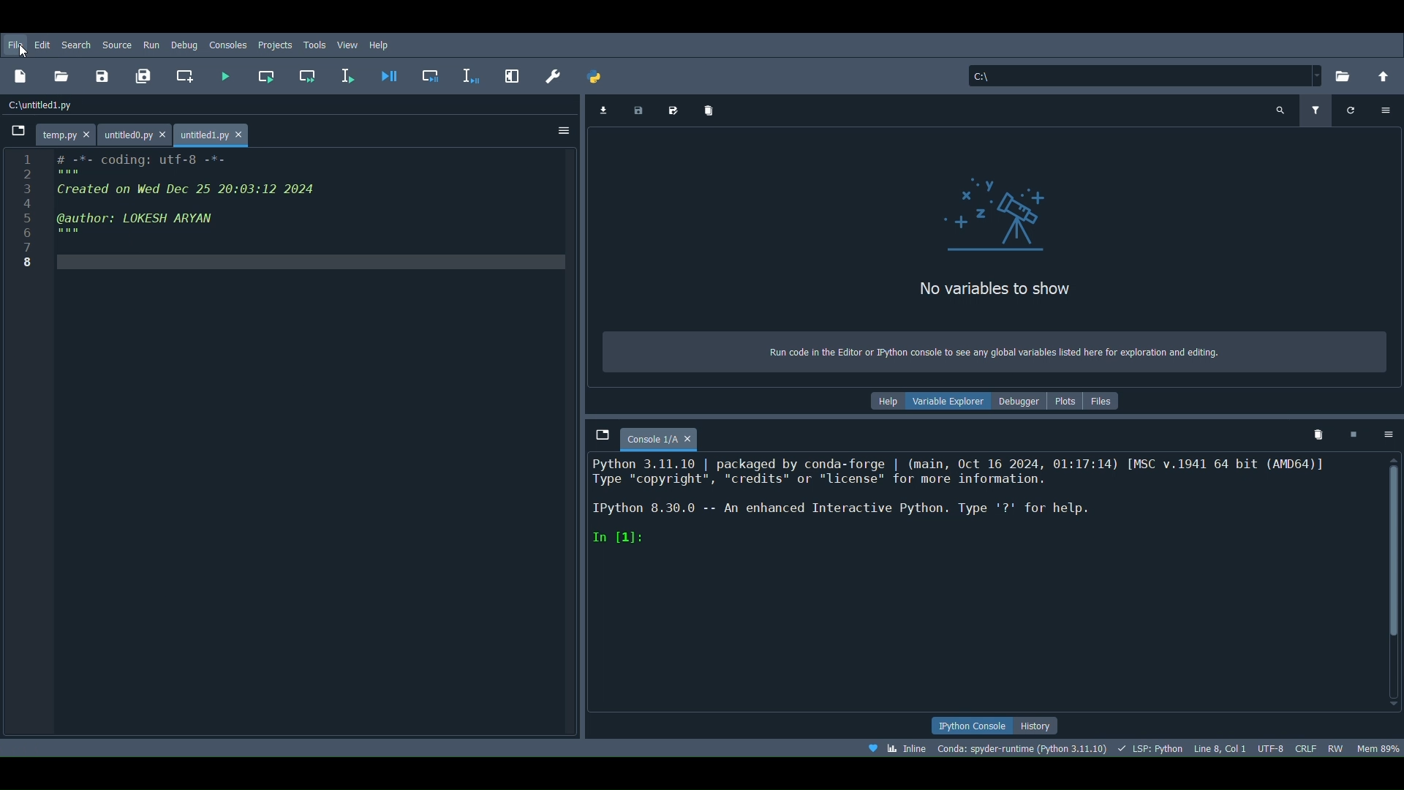 This screenshot has width=1404, height=790. Describe the element at coordinates (1385, 73) in the screenshot. I see `Change to parent directory` at that location.